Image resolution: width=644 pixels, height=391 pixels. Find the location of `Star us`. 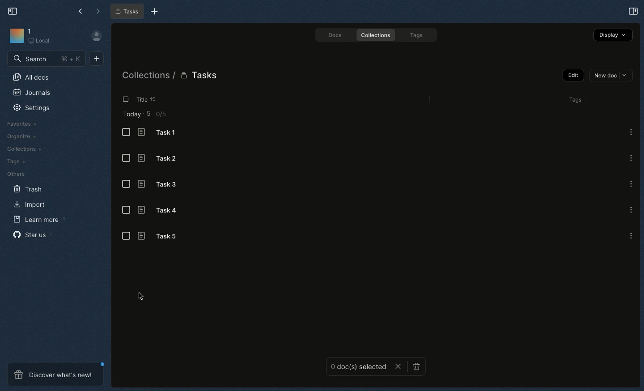

Star us is located at coordinates (30, 234).